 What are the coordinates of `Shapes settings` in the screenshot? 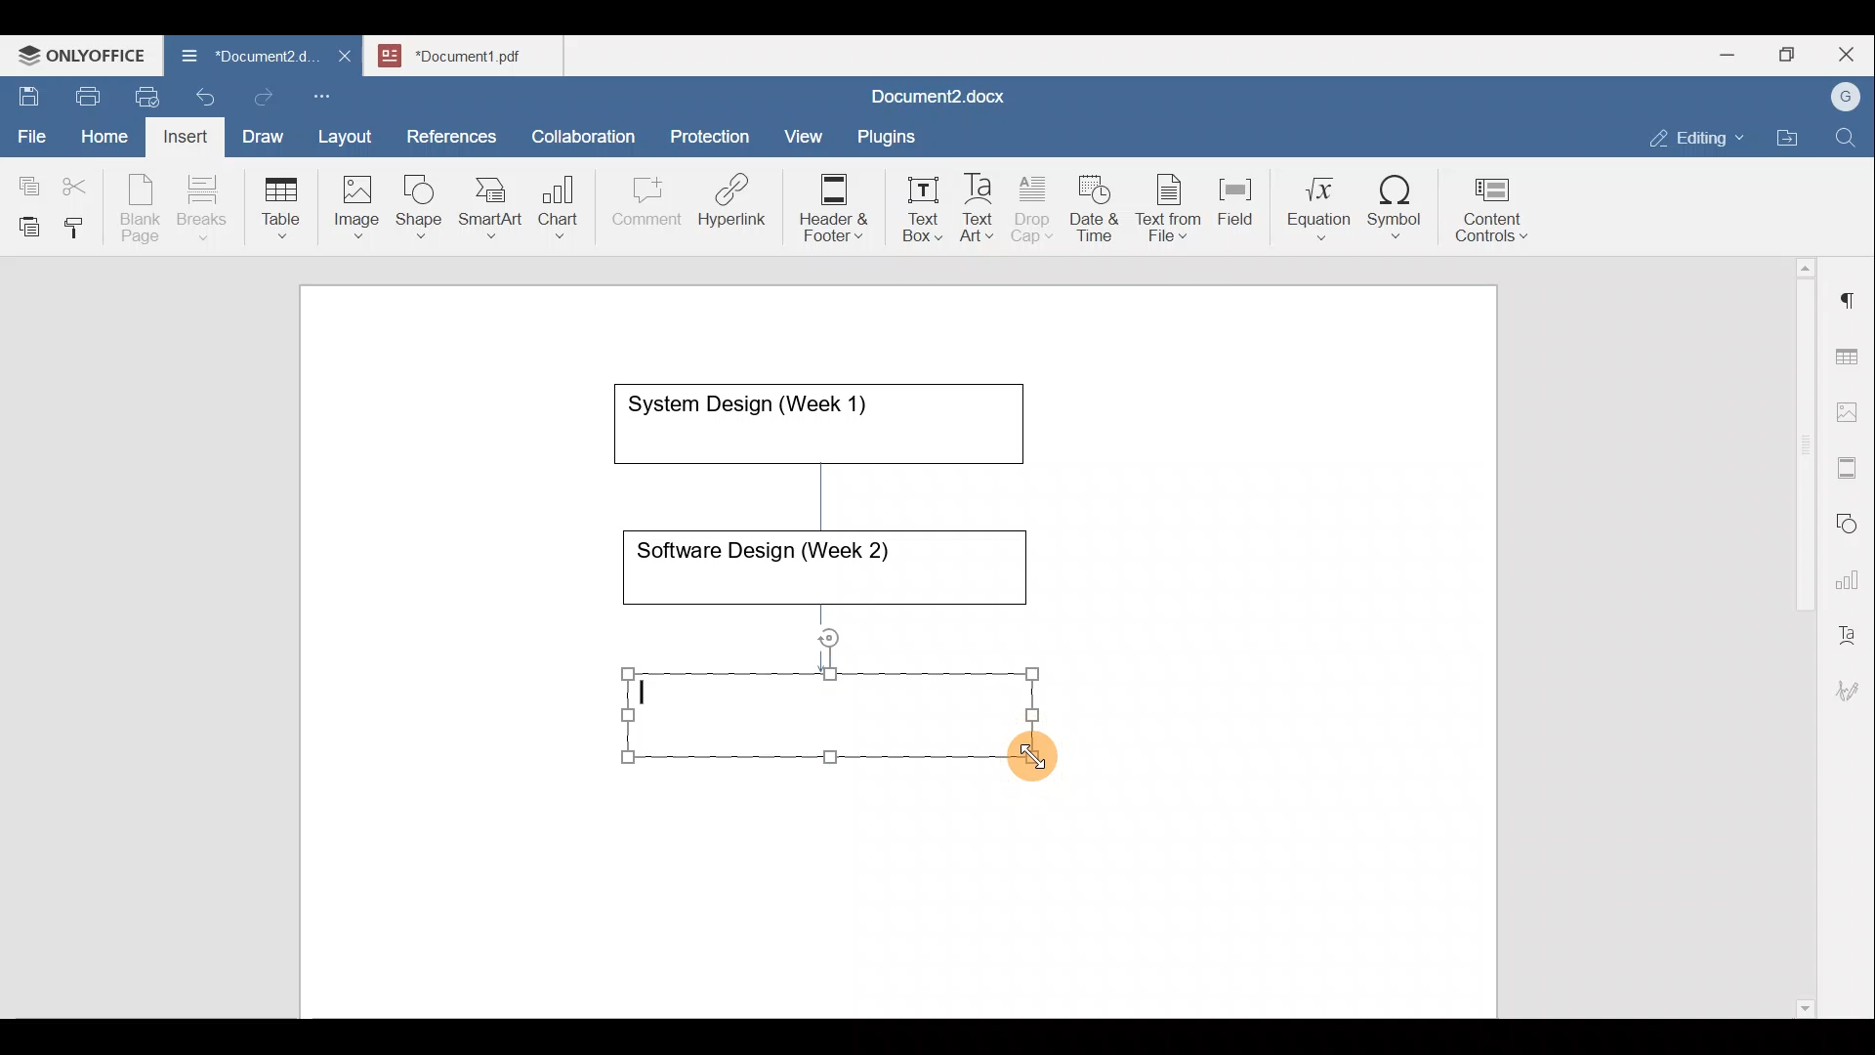 It's located at (1851, 521).